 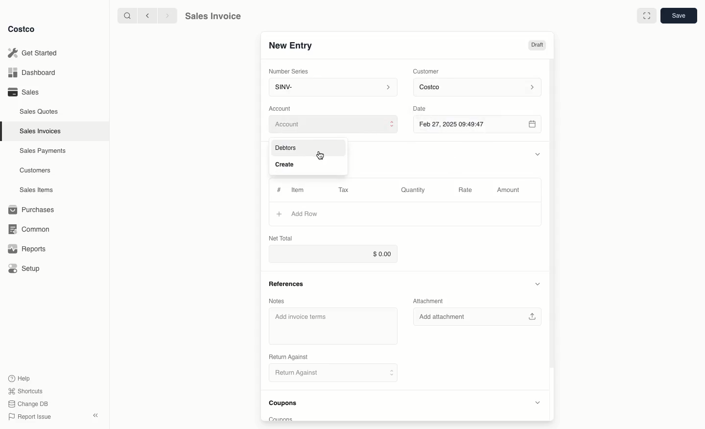 What do you see at coordinates (466, 191) in the screenshot?
I see `Rate` at bounding box center [466, 191].